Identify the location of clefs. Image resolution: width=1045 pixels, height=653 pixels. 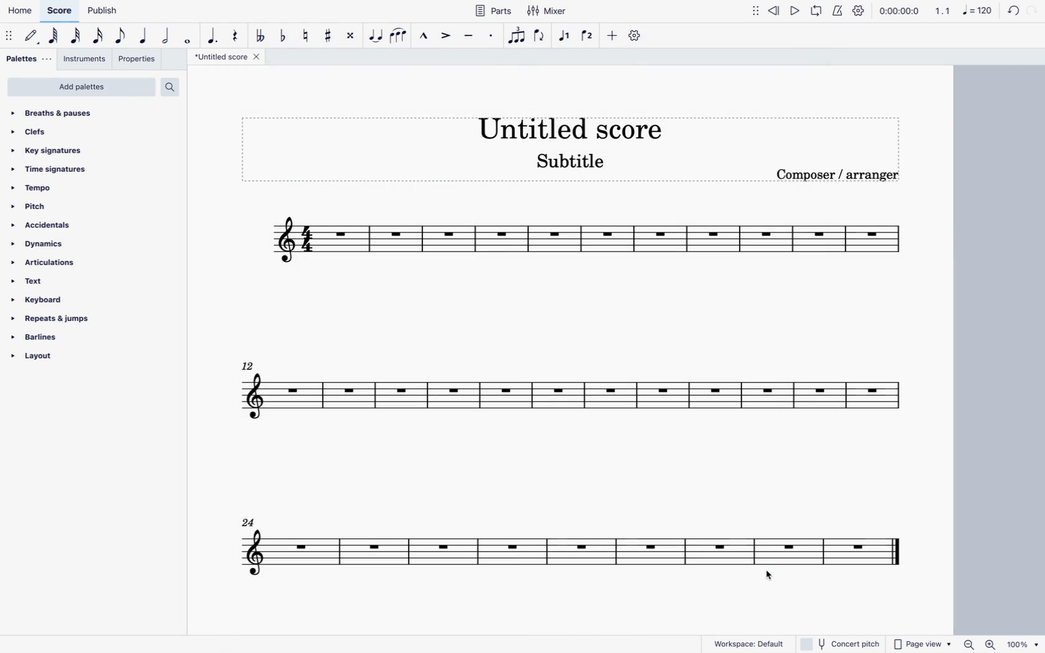
(35, 132).